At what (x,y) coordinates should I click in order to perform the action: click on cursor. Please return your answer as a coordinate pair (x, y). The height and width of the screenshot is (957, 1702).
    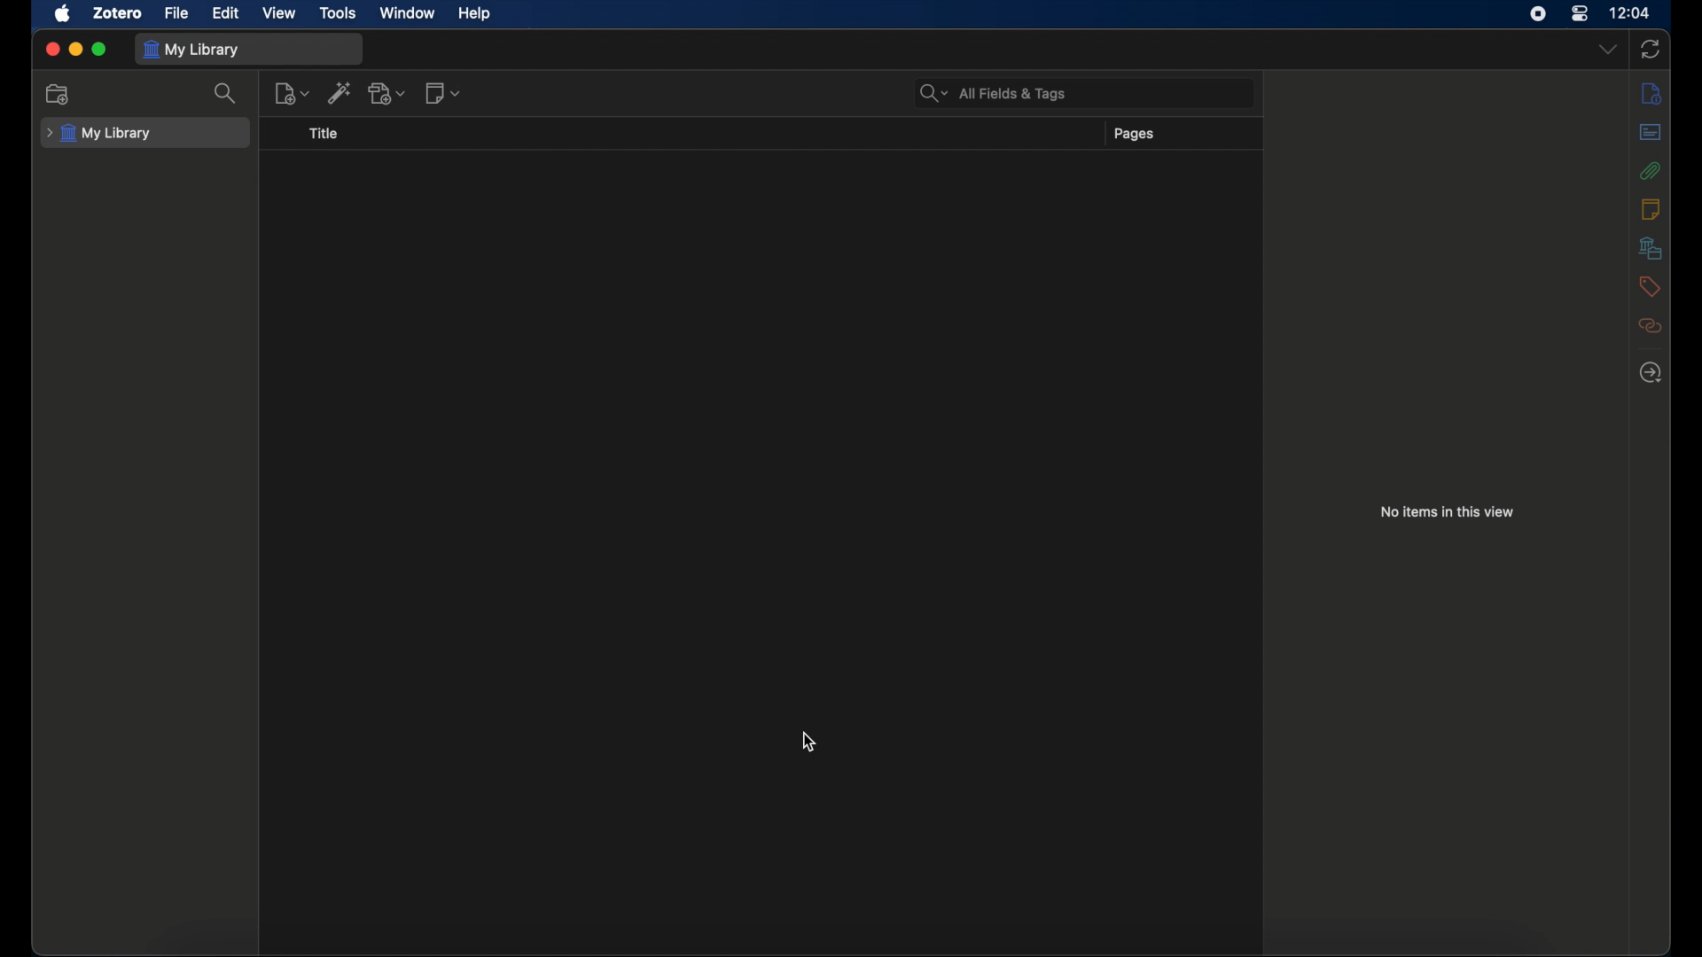
    Looking at the image, I should click on (808, 743).